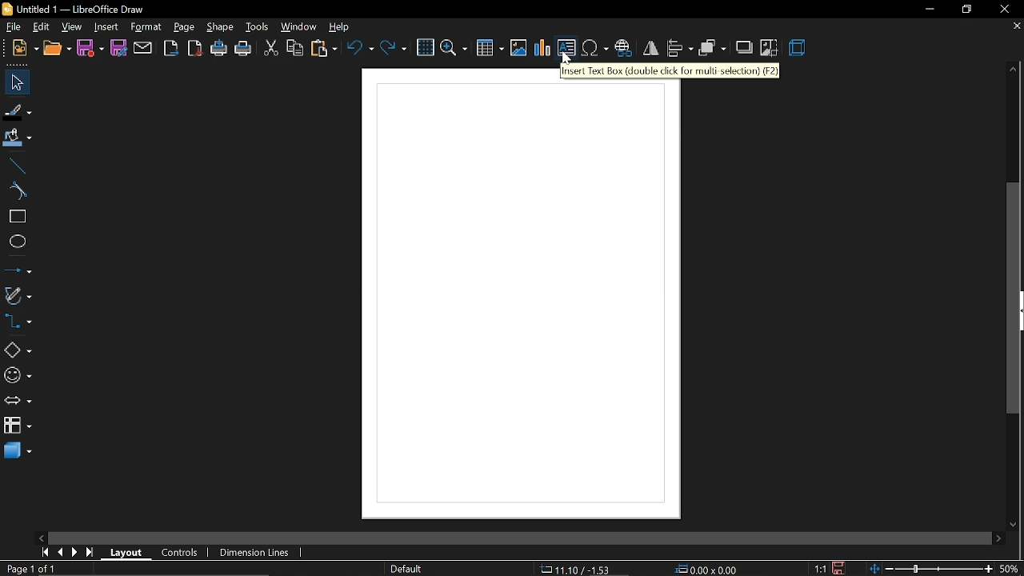 Image resolution: width=1024 pixels, height=576 pixels. What do you see at coordinates (295, 50) in the screenshot?
I see `copy` at bounding box center [295, 50].